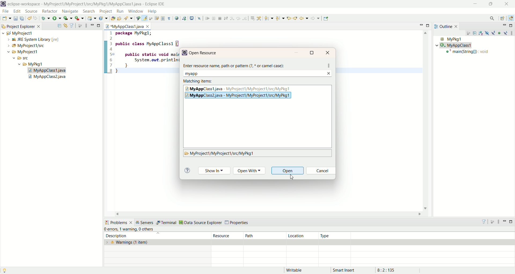 This screenshot has width=515, height=274. Describe the element at coordinates (20, 26) in the screenshot. I see `project explorer` at that location.